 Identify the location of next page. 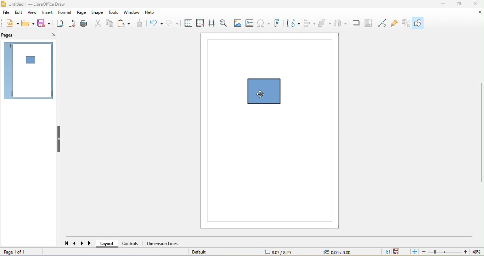
(83, 243).